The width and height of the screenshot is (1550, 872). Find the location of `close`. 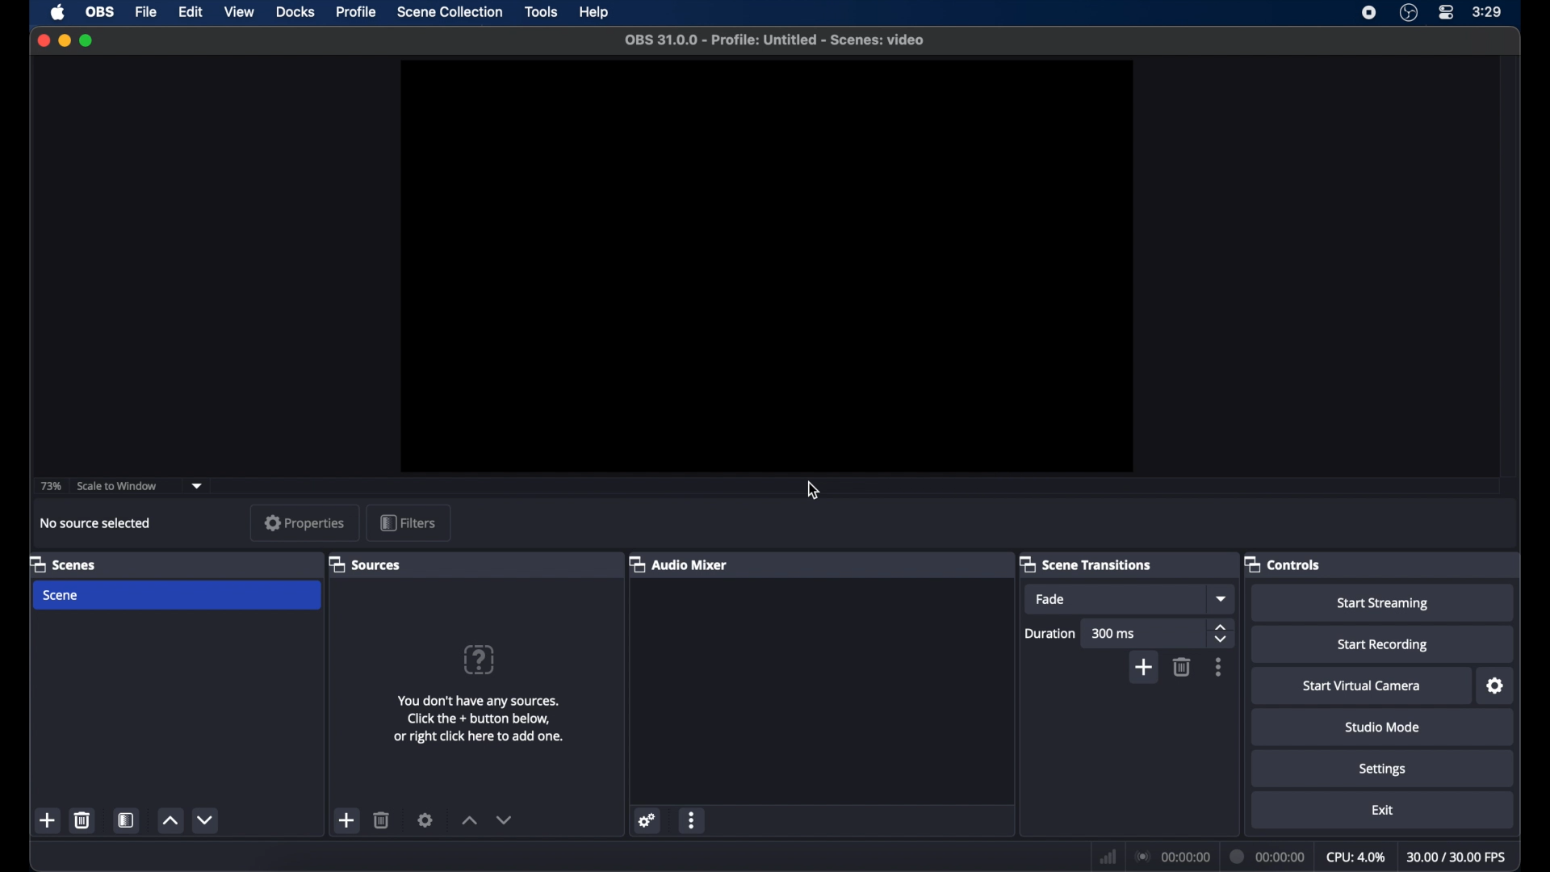

close is located at coordinates (43, 41).